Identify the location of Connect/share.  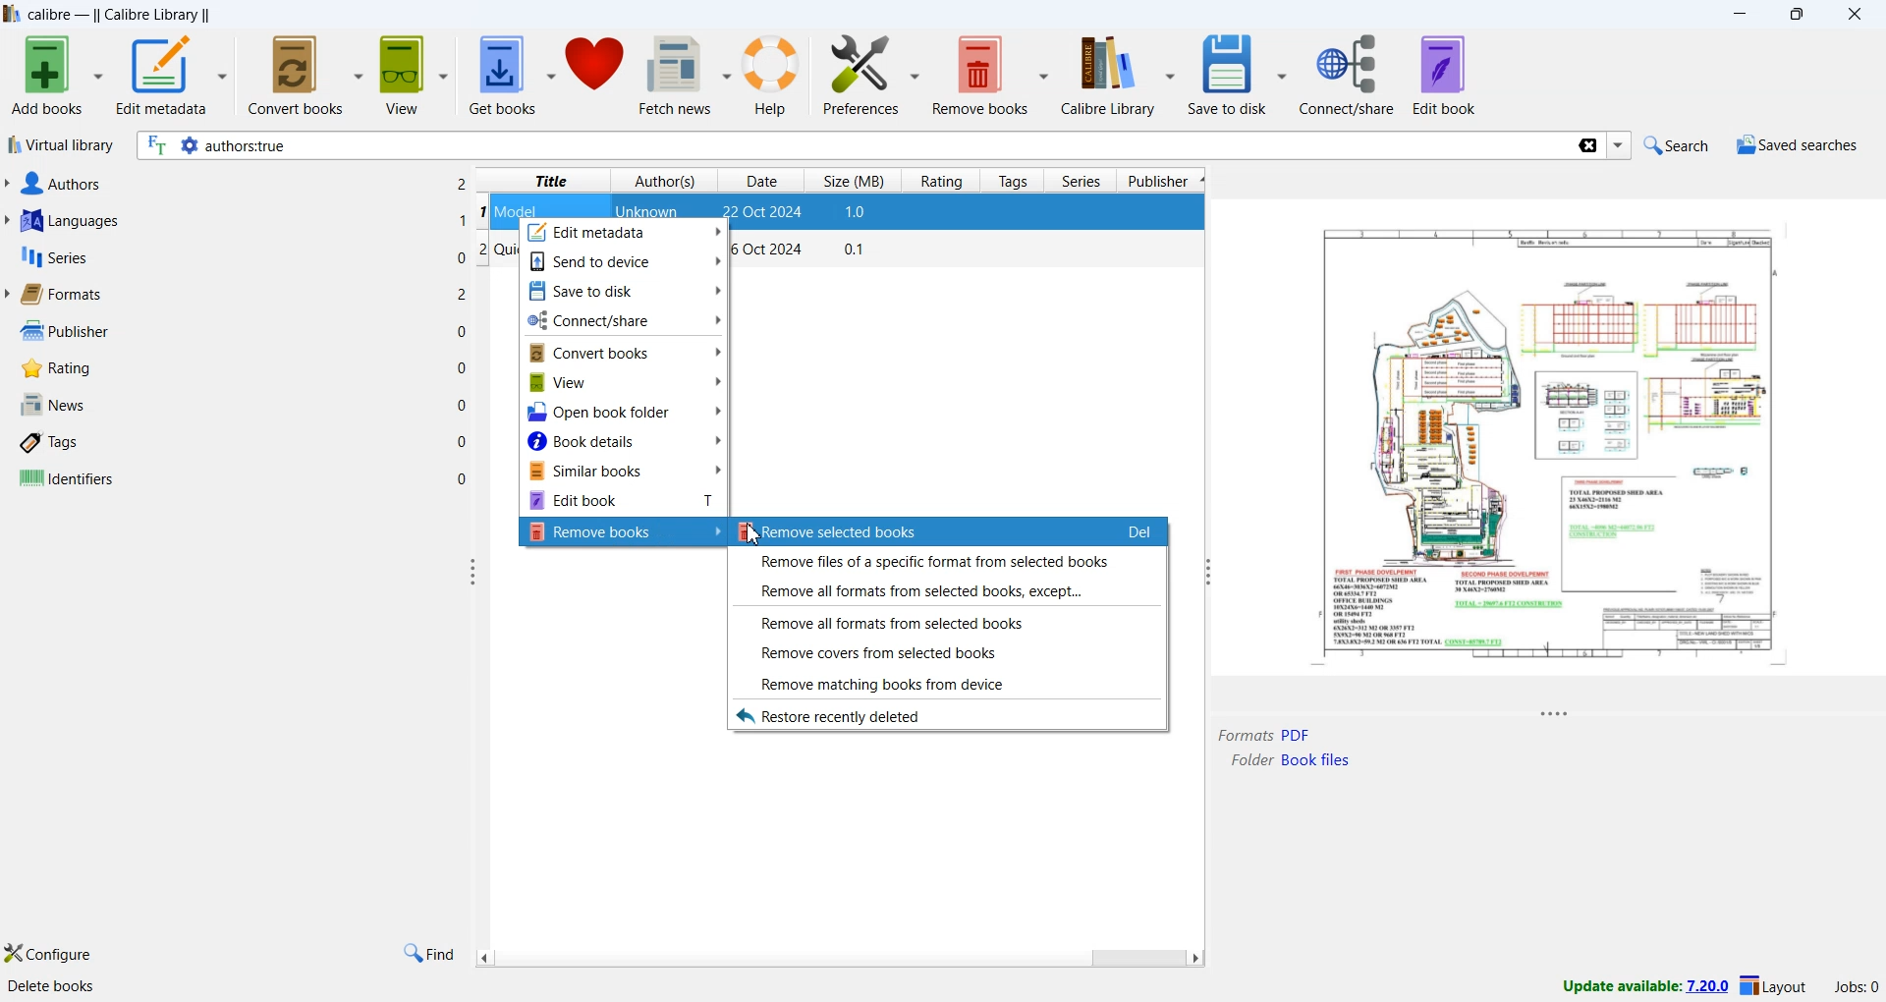
(625, 320).